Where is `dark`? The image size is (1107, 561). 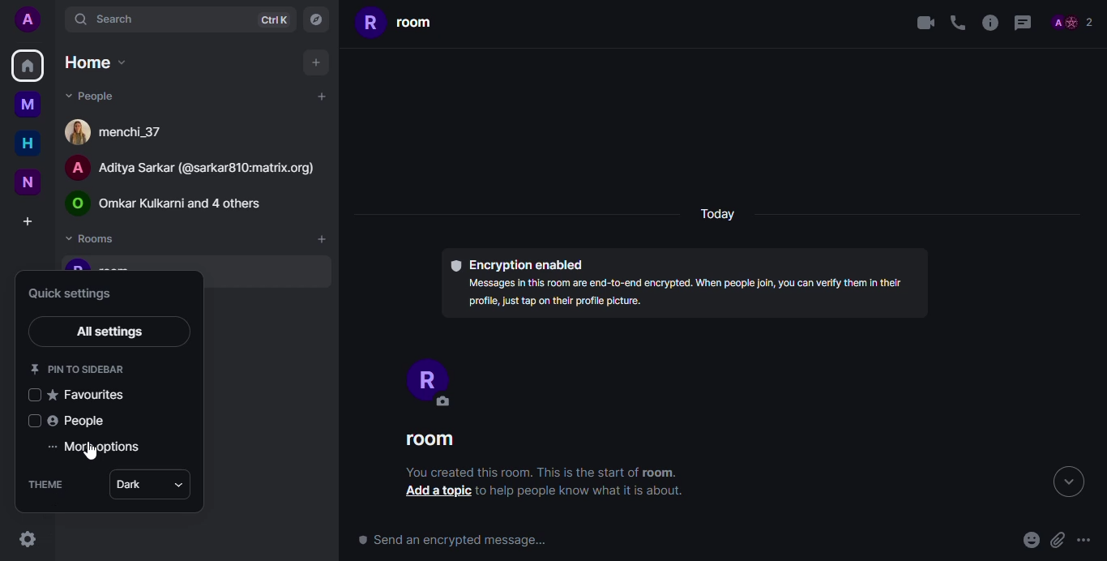
dark is located at coordinates (129, 485).